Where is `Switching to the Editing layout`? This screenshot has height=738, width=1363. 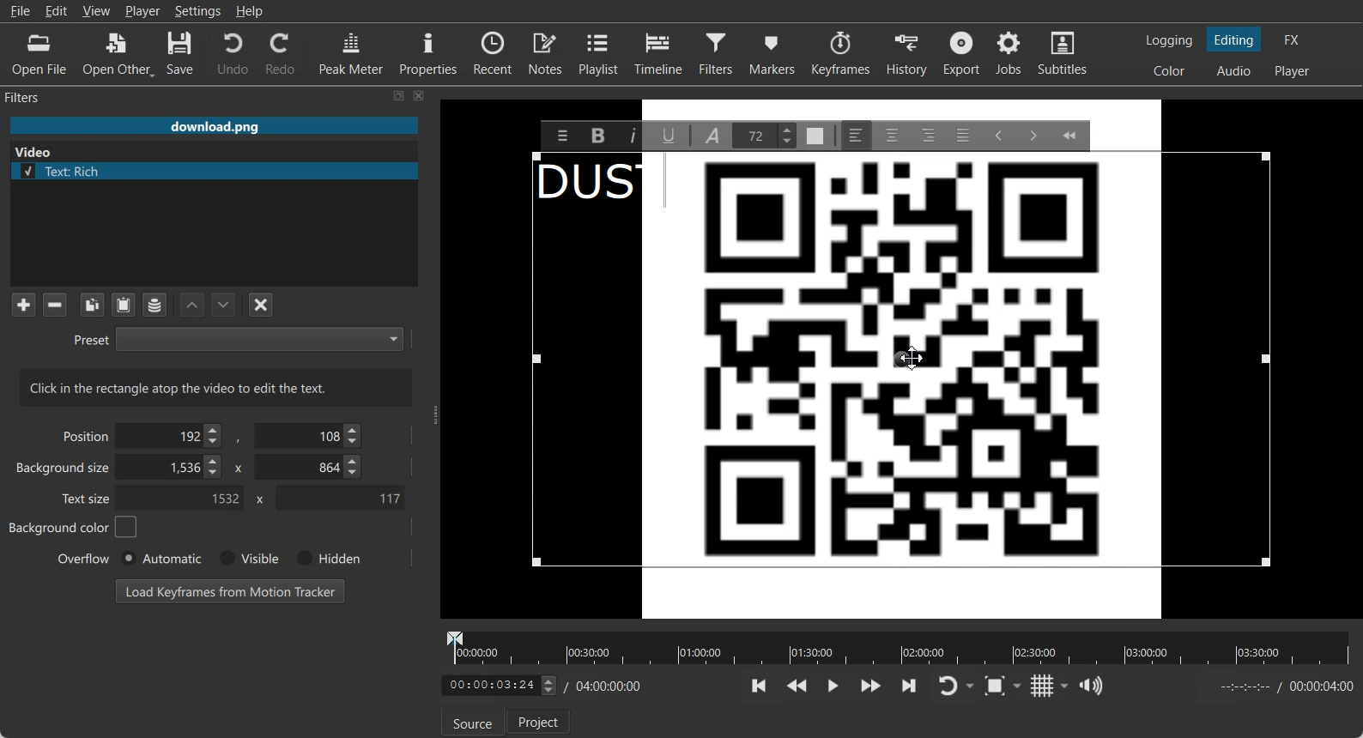
Switching to the Editing layout is located at coordinates (1234, 40).